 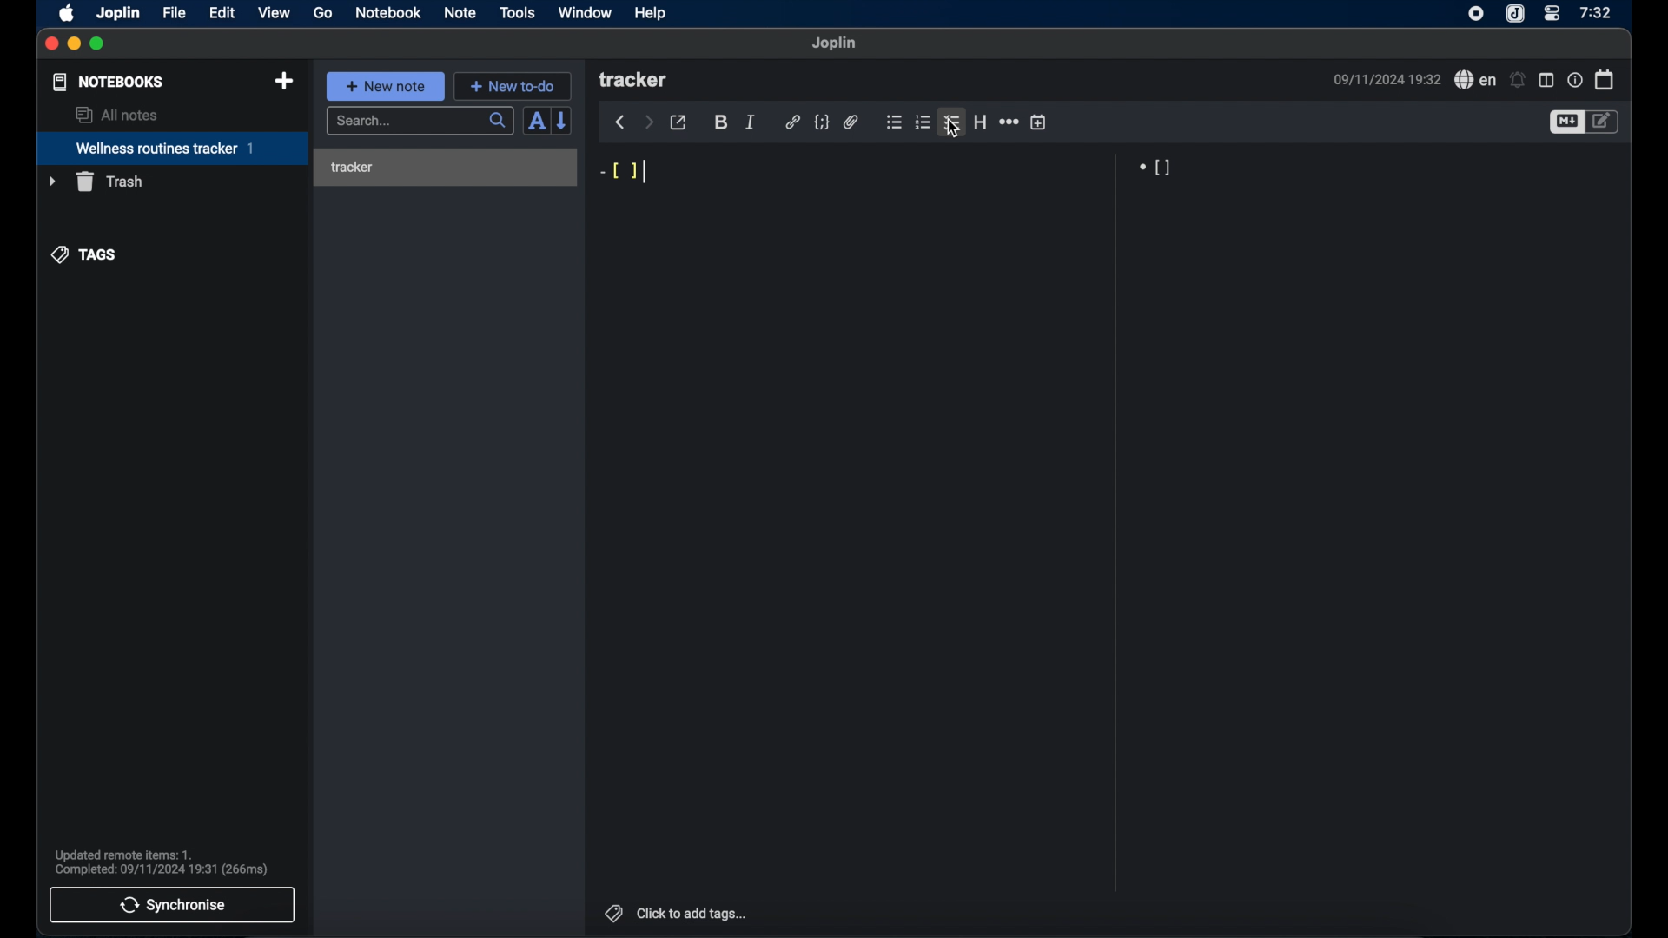 What do you see at coordinates (1473, 79) in the screenshot?
I see `spell check` at bounding box center [1473, 79].